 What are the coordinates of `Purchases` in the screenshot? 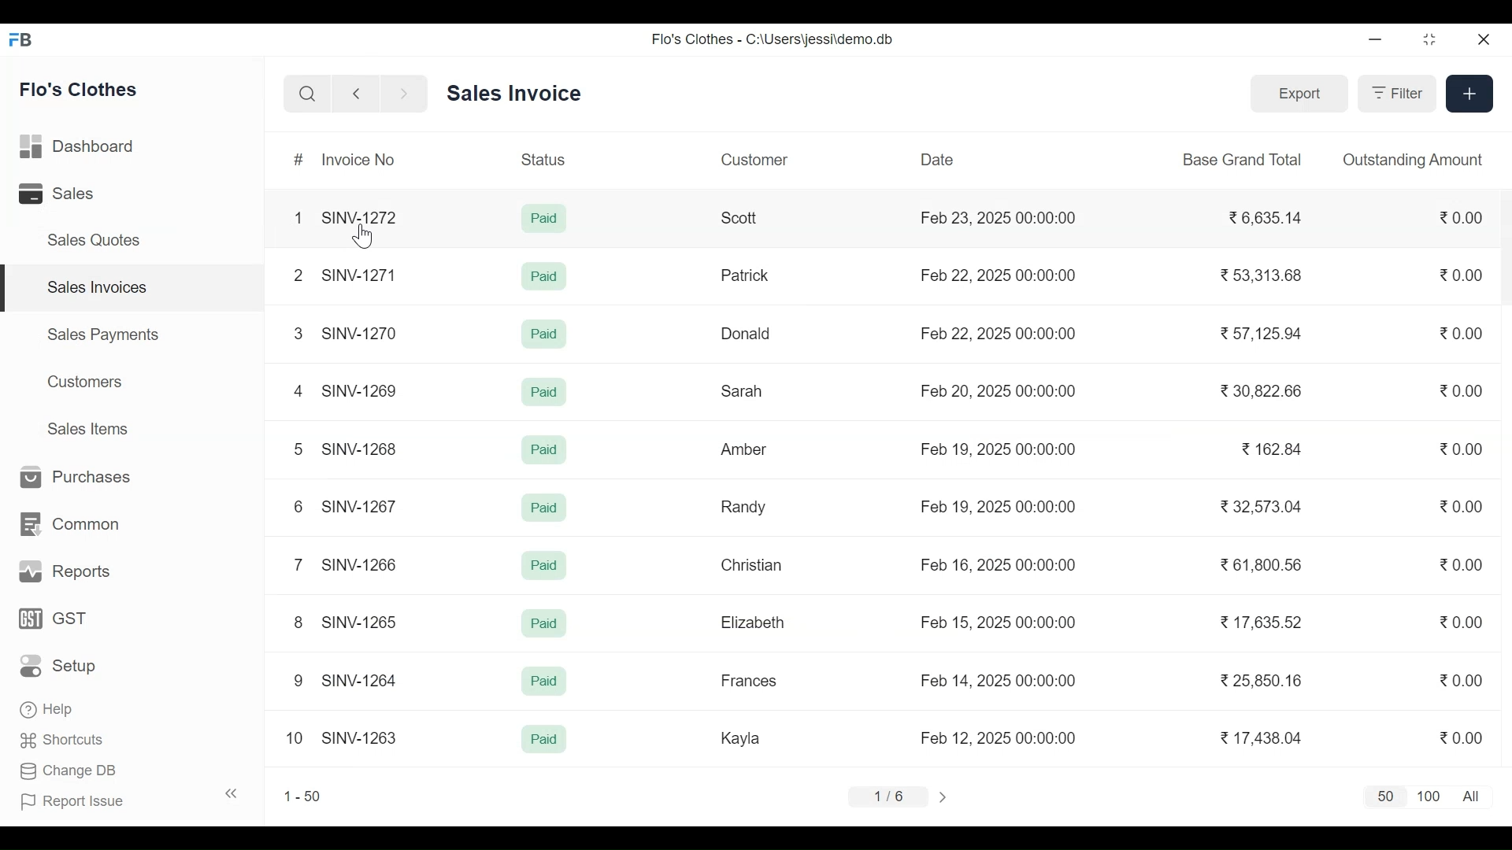 It's located at (77, 479).